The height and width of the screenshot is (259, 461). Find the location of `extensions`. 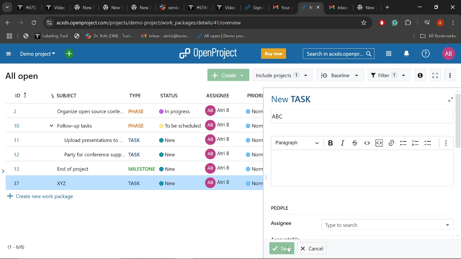

extensions is located at coordinates (408, 23).